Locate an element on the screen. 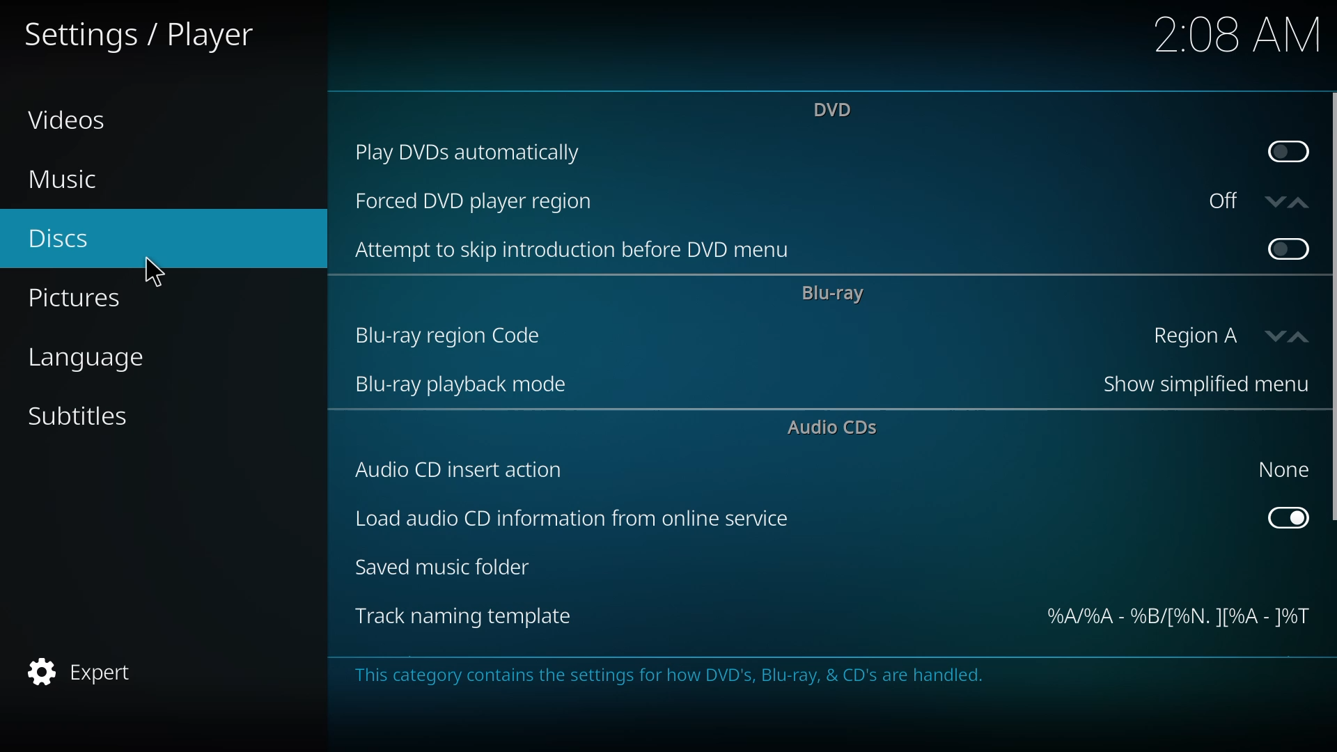 The image size is (1337, 752). bluray region code is located at coordinates (451, 335).